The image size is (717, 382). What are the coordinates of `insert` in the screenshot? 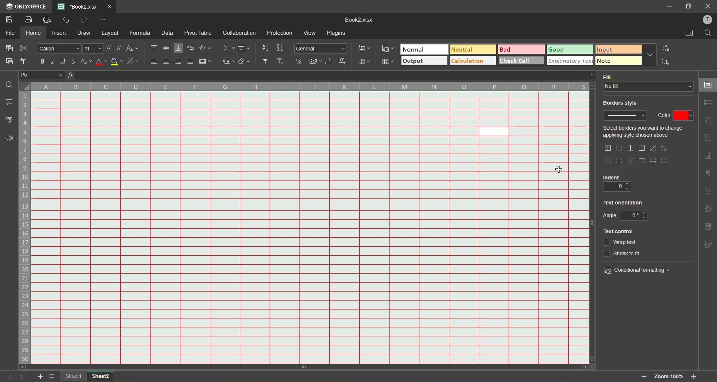 It's located at (60, 33).